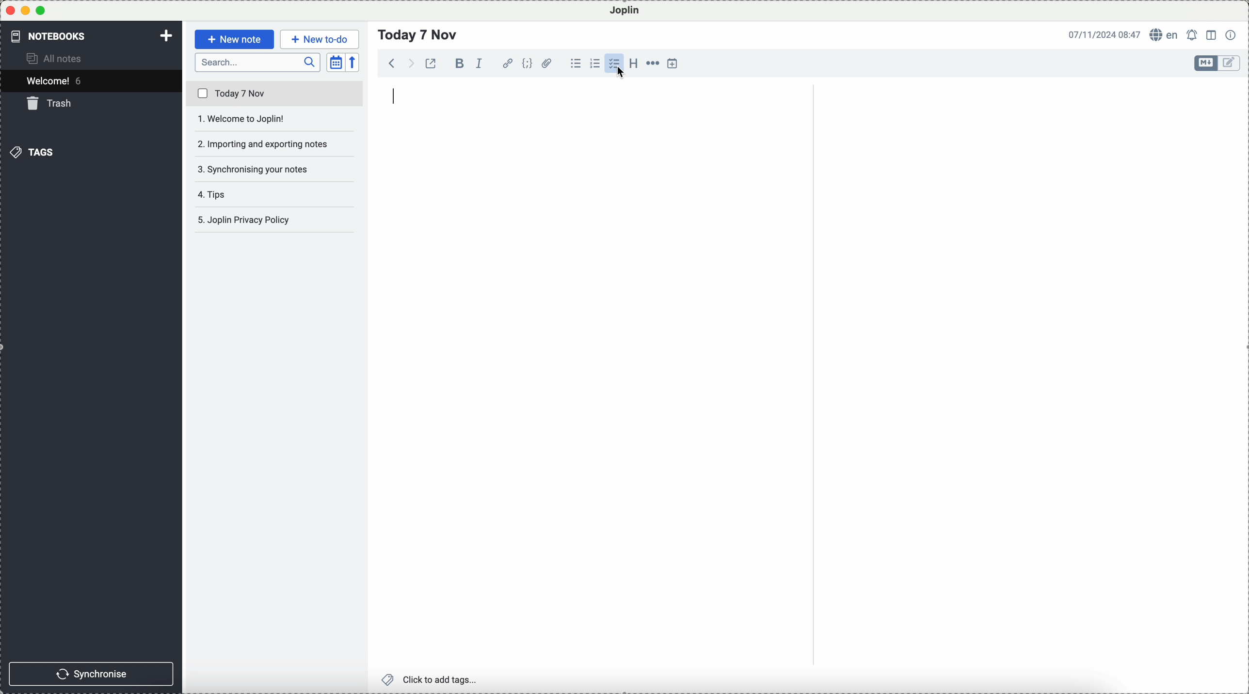 The height and width of the screenshot is (694, 1249). I want to click on toggle editor layout, so click(1212, 35).